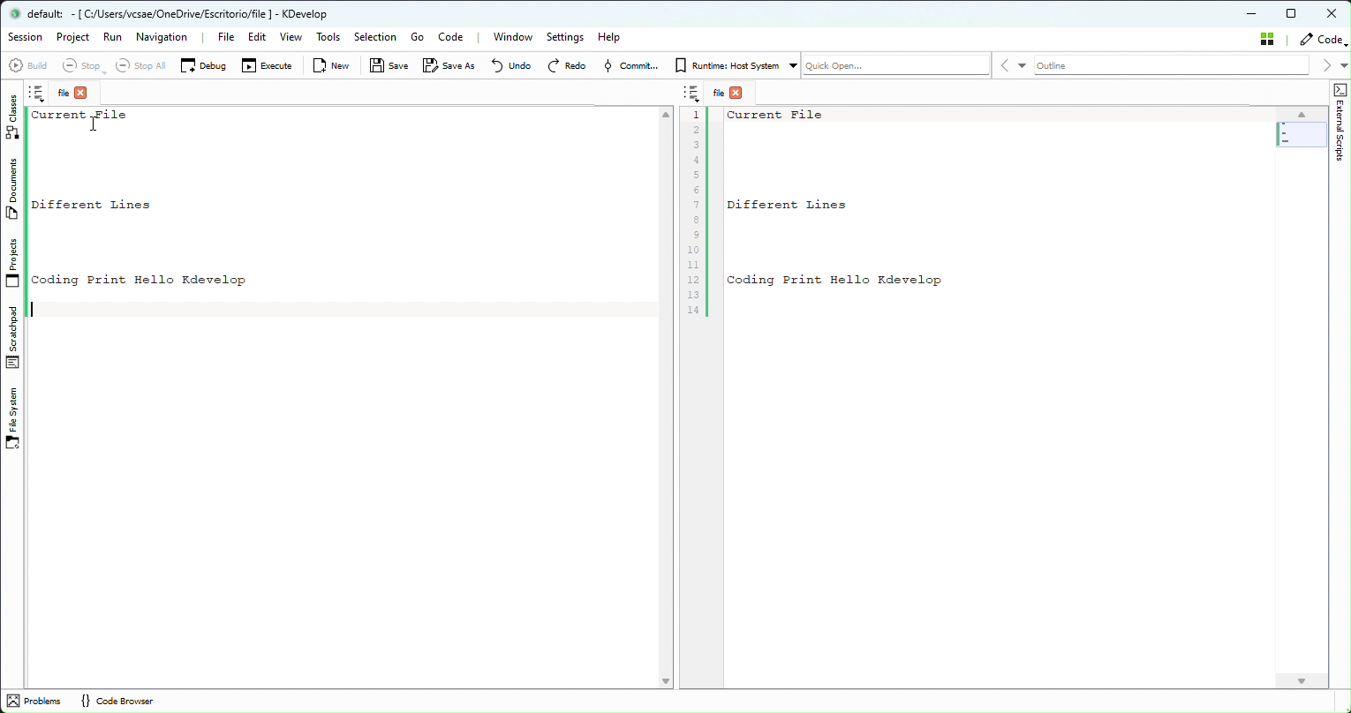 Image resolution: width=1351 pixels, height=713 pixels. Describe the element at coordinates (610, 38) in the screenshot. I see `Help` at that location.